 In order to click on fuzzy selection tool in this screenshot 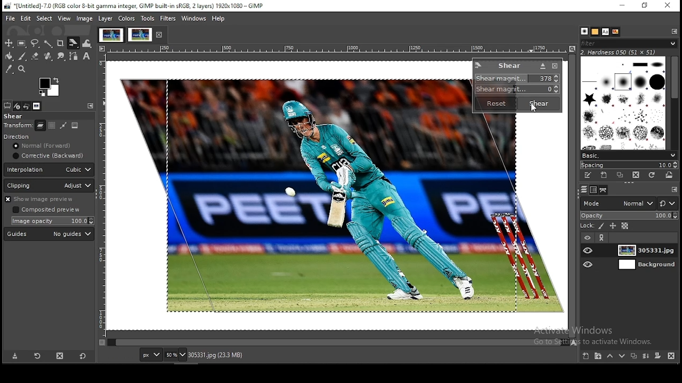, I will do `click(50, 44)`.